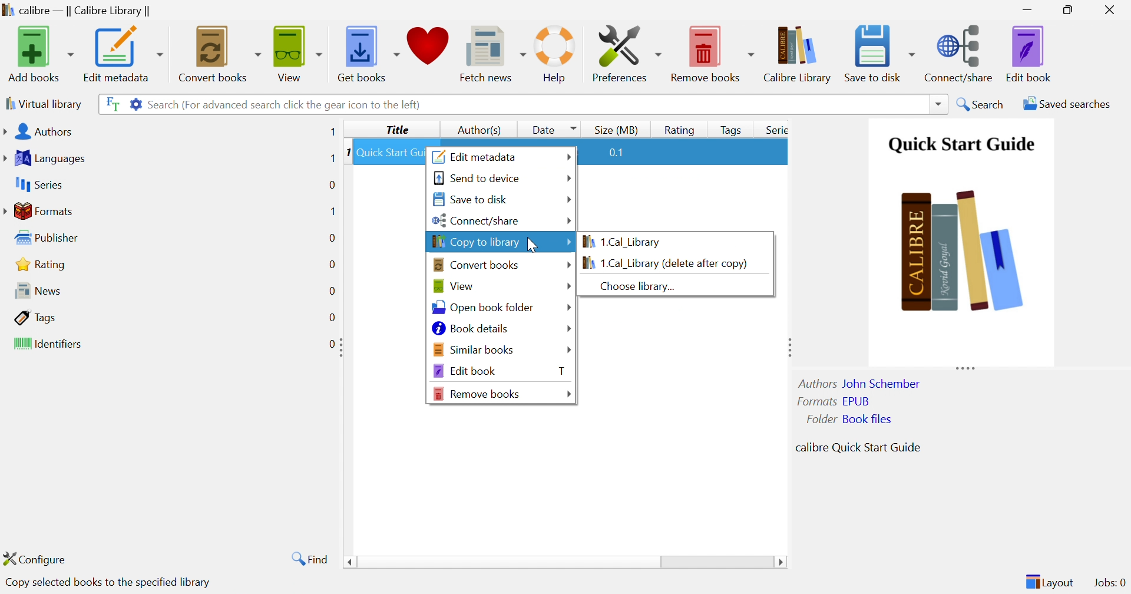 The width and height of the screenshot is (1131, 594). Describe the element at coordinates (34, 289) in the screenshot. I see `News` at that location.